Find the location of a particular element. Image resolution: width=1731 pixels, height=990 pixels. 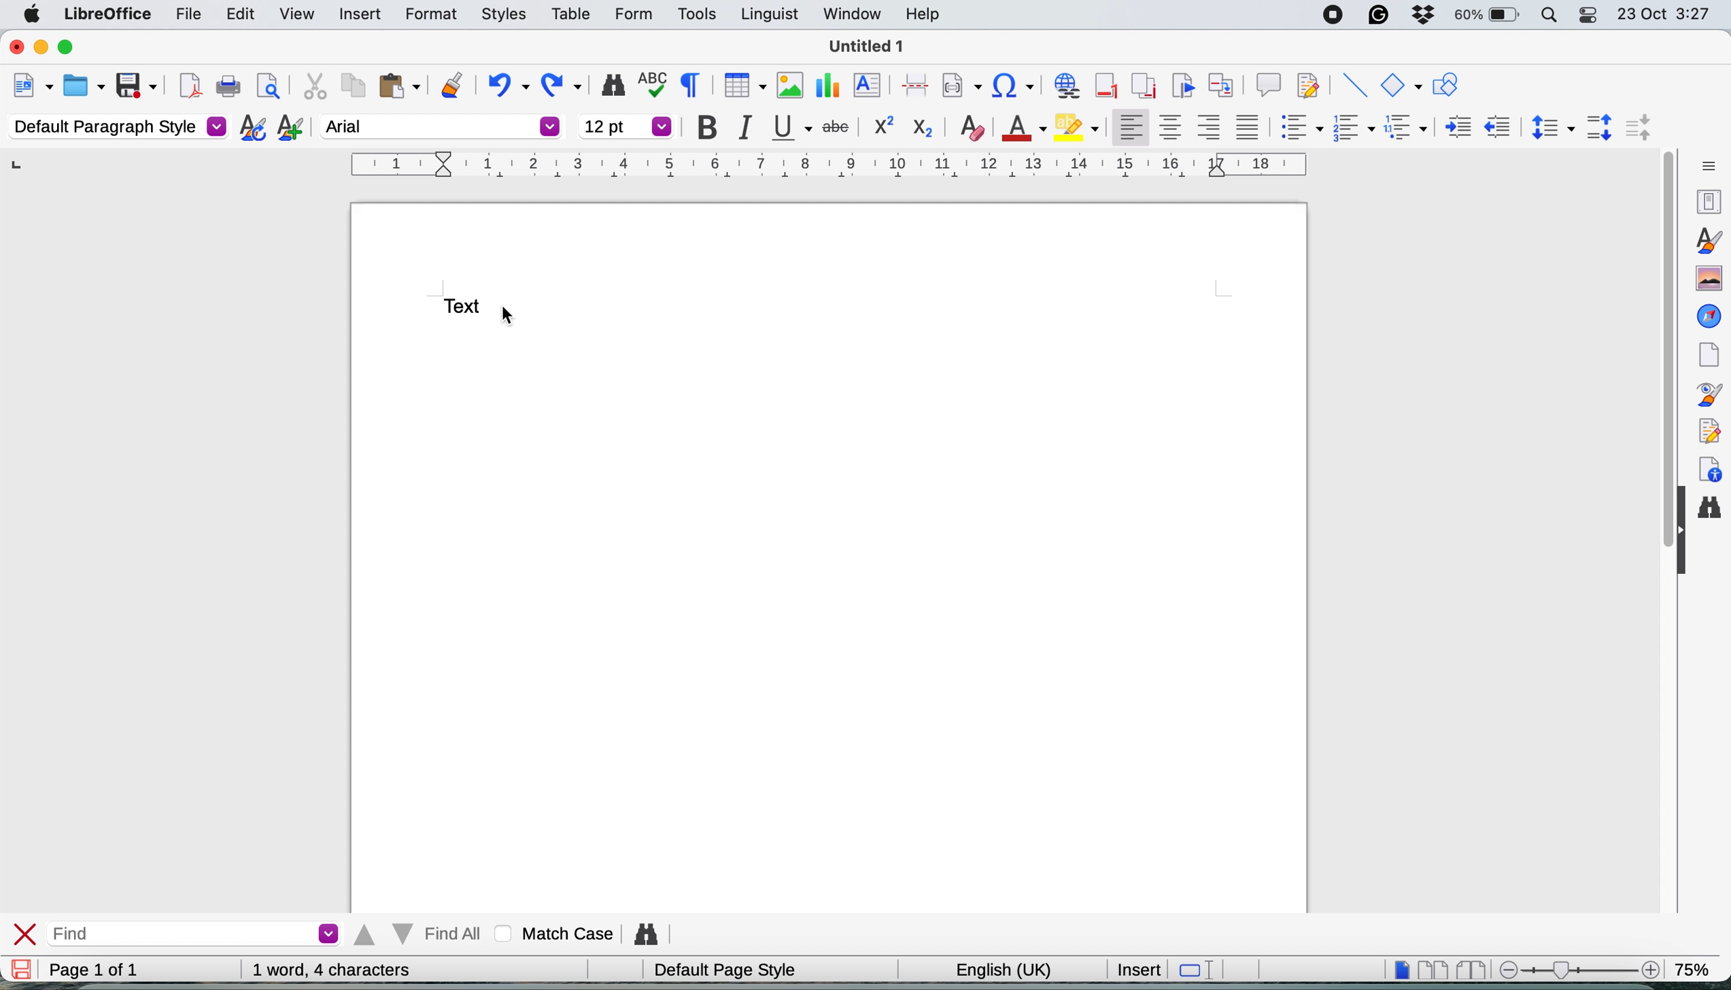

redo is located at coordinates (566, 86).